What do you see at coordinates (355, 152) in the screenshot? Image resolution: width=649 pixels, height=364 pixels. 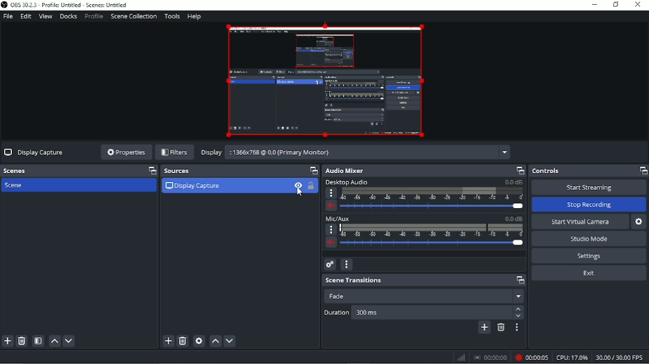 I see `Display` at bounding box center [355, 152].